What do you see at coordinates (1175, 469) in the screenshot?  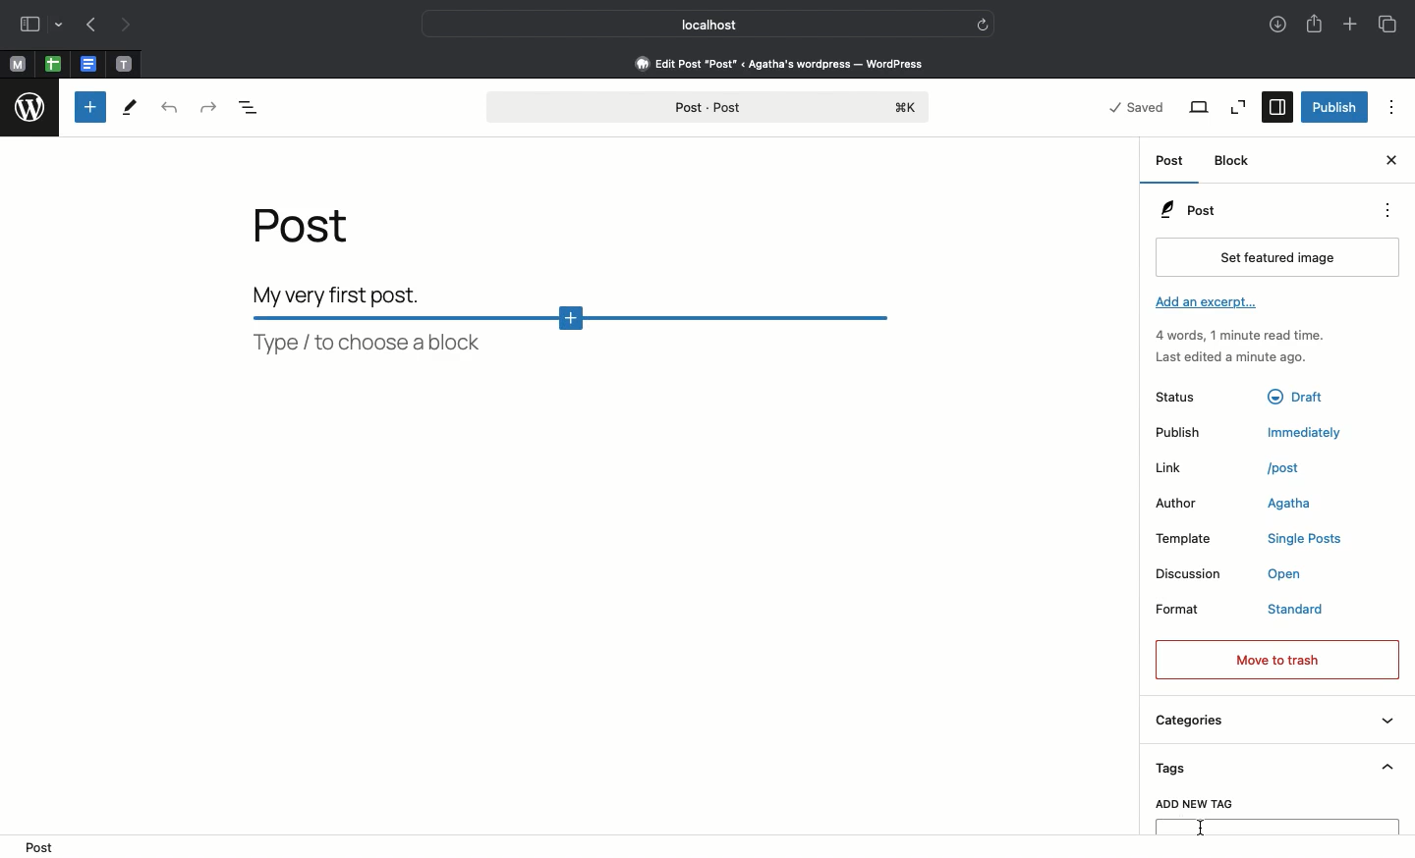 I see `Link` at bounding box center [1175, 469].